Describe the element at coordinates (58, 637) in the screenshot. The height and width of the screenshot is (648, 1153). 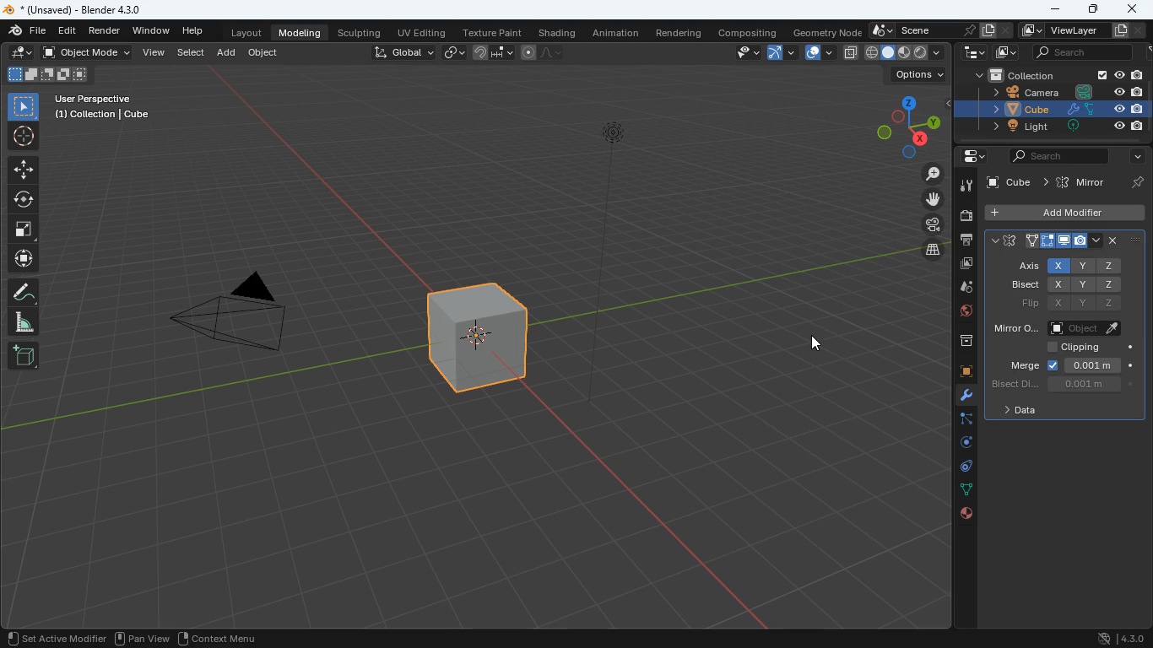
I see `` at that location.